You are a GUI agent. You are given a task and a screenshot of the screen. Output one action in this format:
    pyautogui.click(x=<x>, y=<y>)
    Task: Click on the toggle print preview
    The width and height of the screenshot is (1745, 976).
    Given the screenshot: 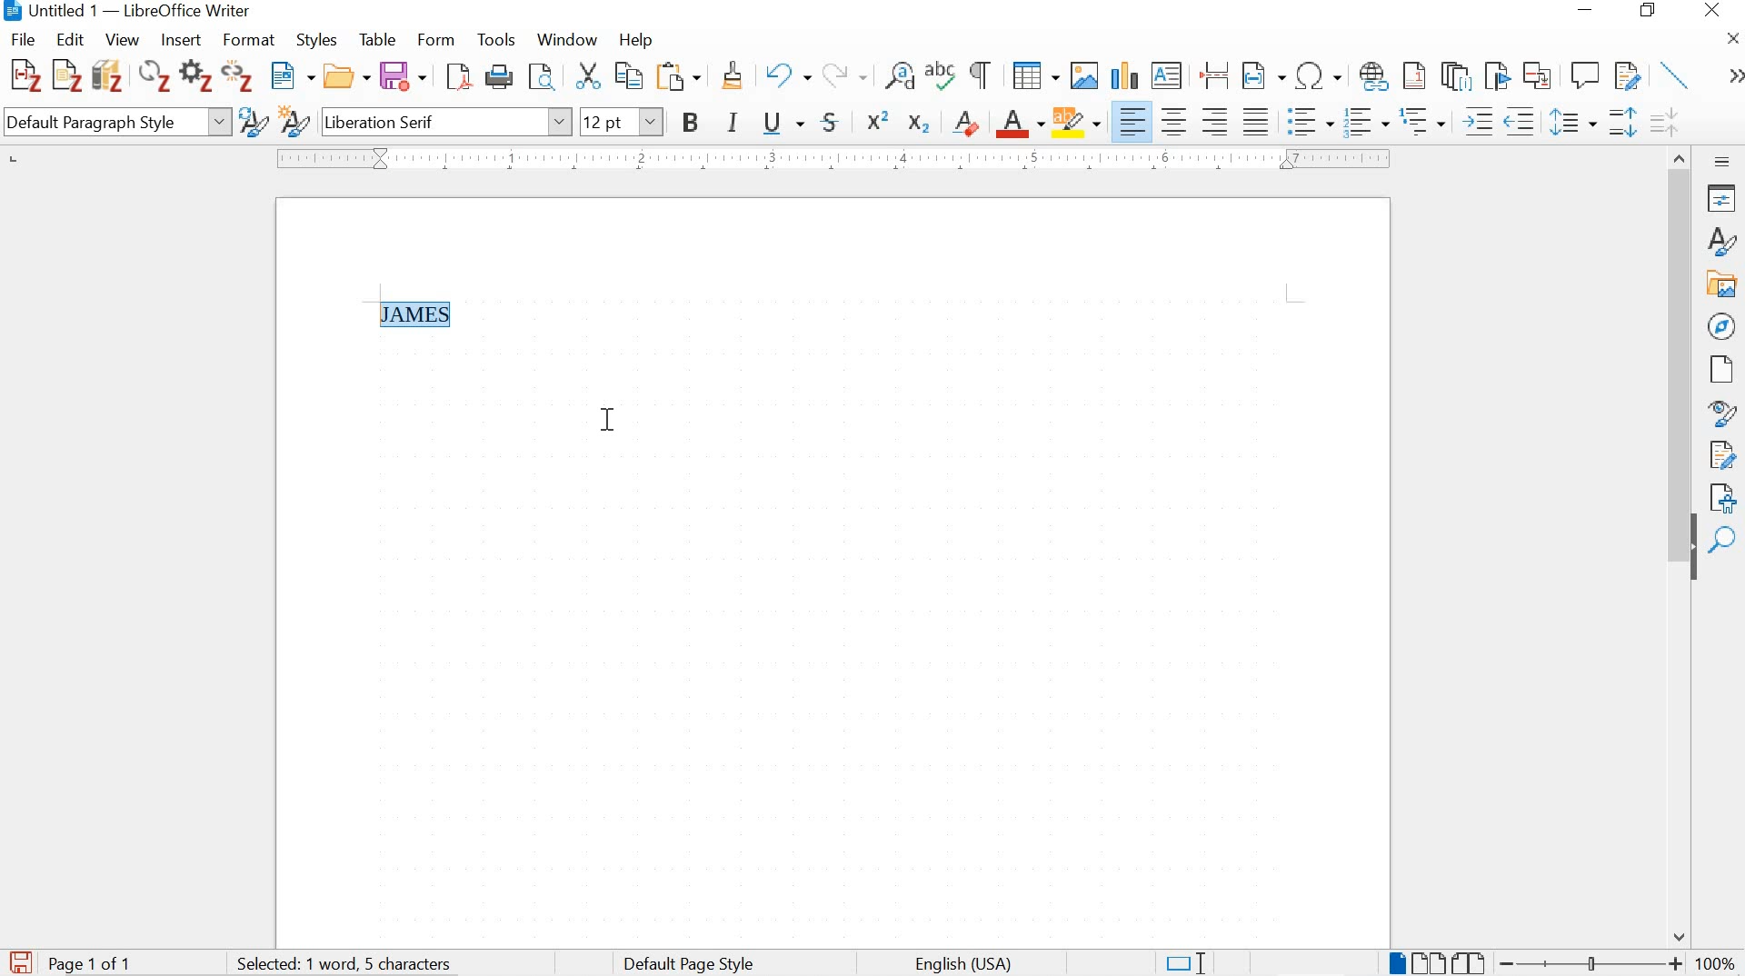 What is the action you would take?
    pyautogui.click(x=541, y=79)
    